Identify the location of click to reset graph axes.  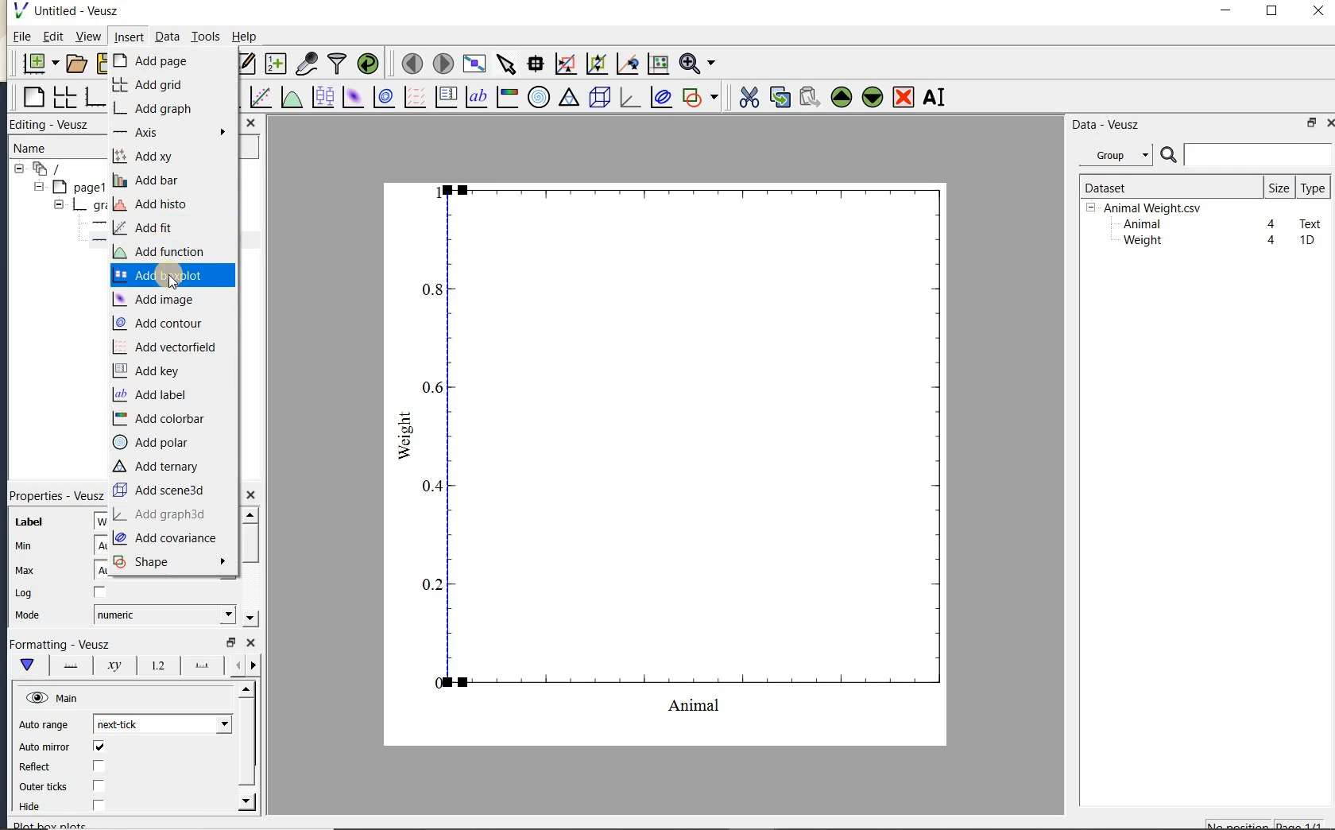
(658, 64).